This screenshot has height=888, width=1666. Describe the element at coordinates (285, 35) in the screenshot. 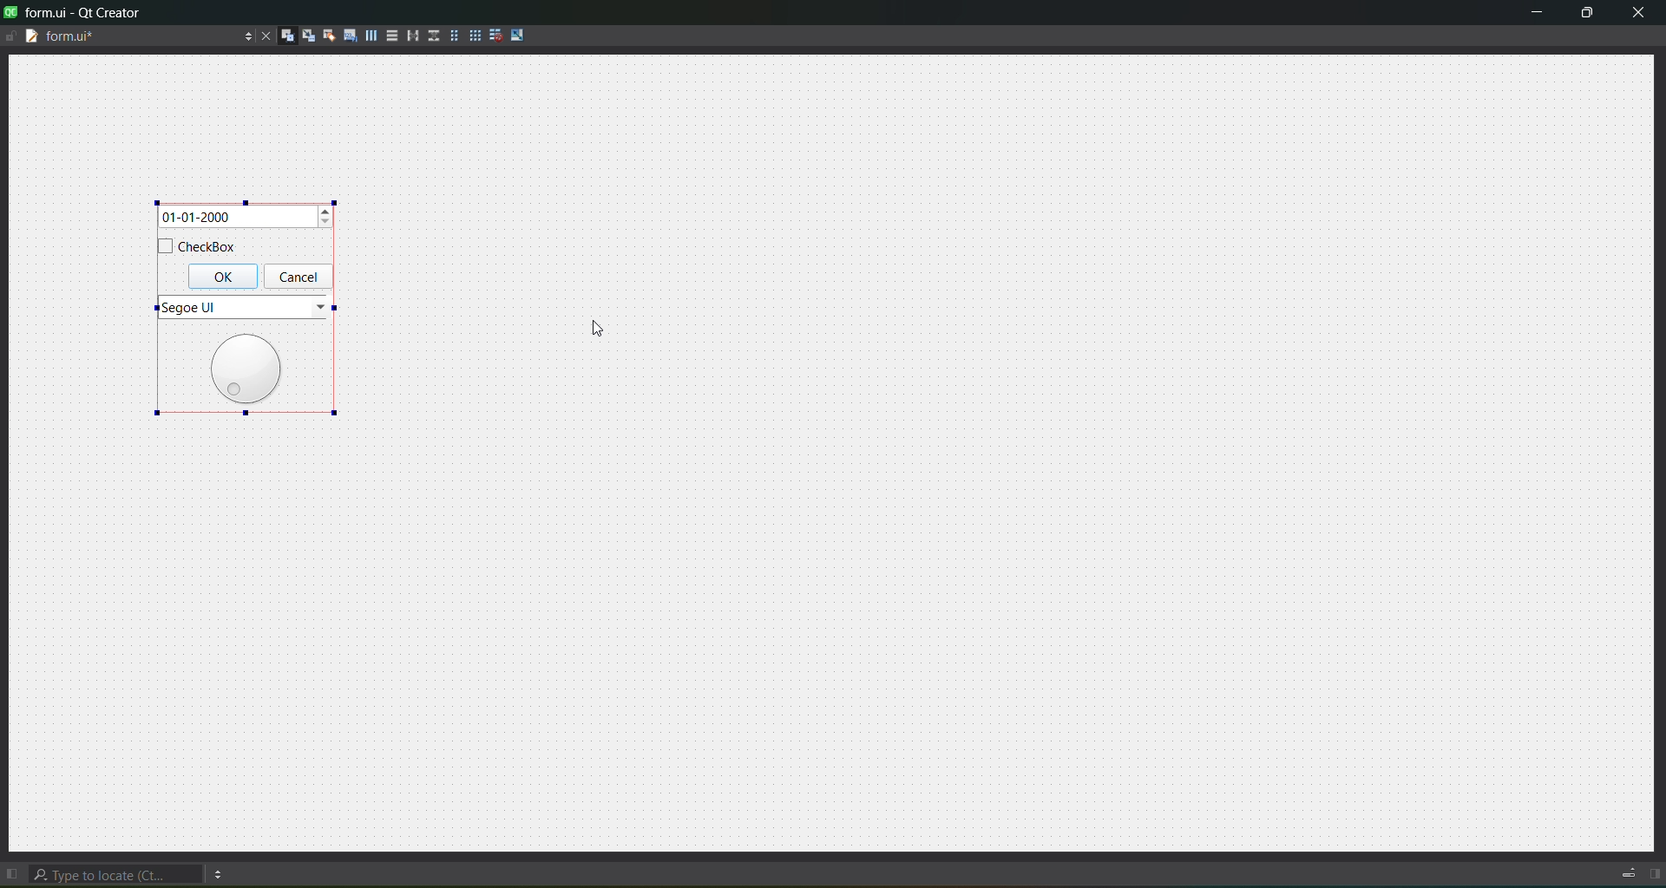

I see `edit widgets` at that location.